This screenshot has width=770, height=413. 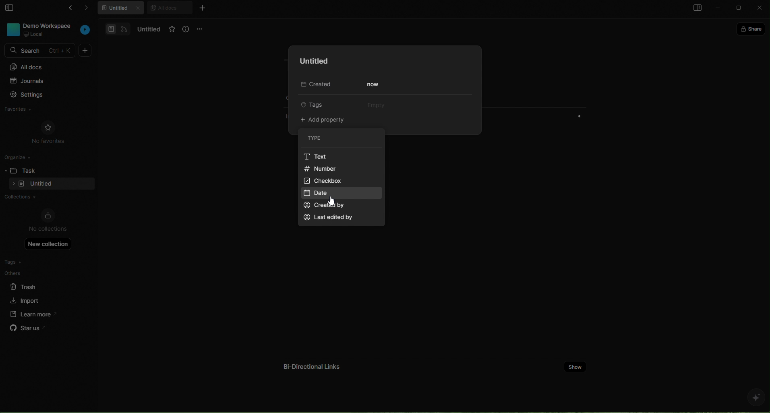 What do you see at coordinates (696, 9) in the screenshot?
I see `open sidebar` at bounding box center [696, 9].